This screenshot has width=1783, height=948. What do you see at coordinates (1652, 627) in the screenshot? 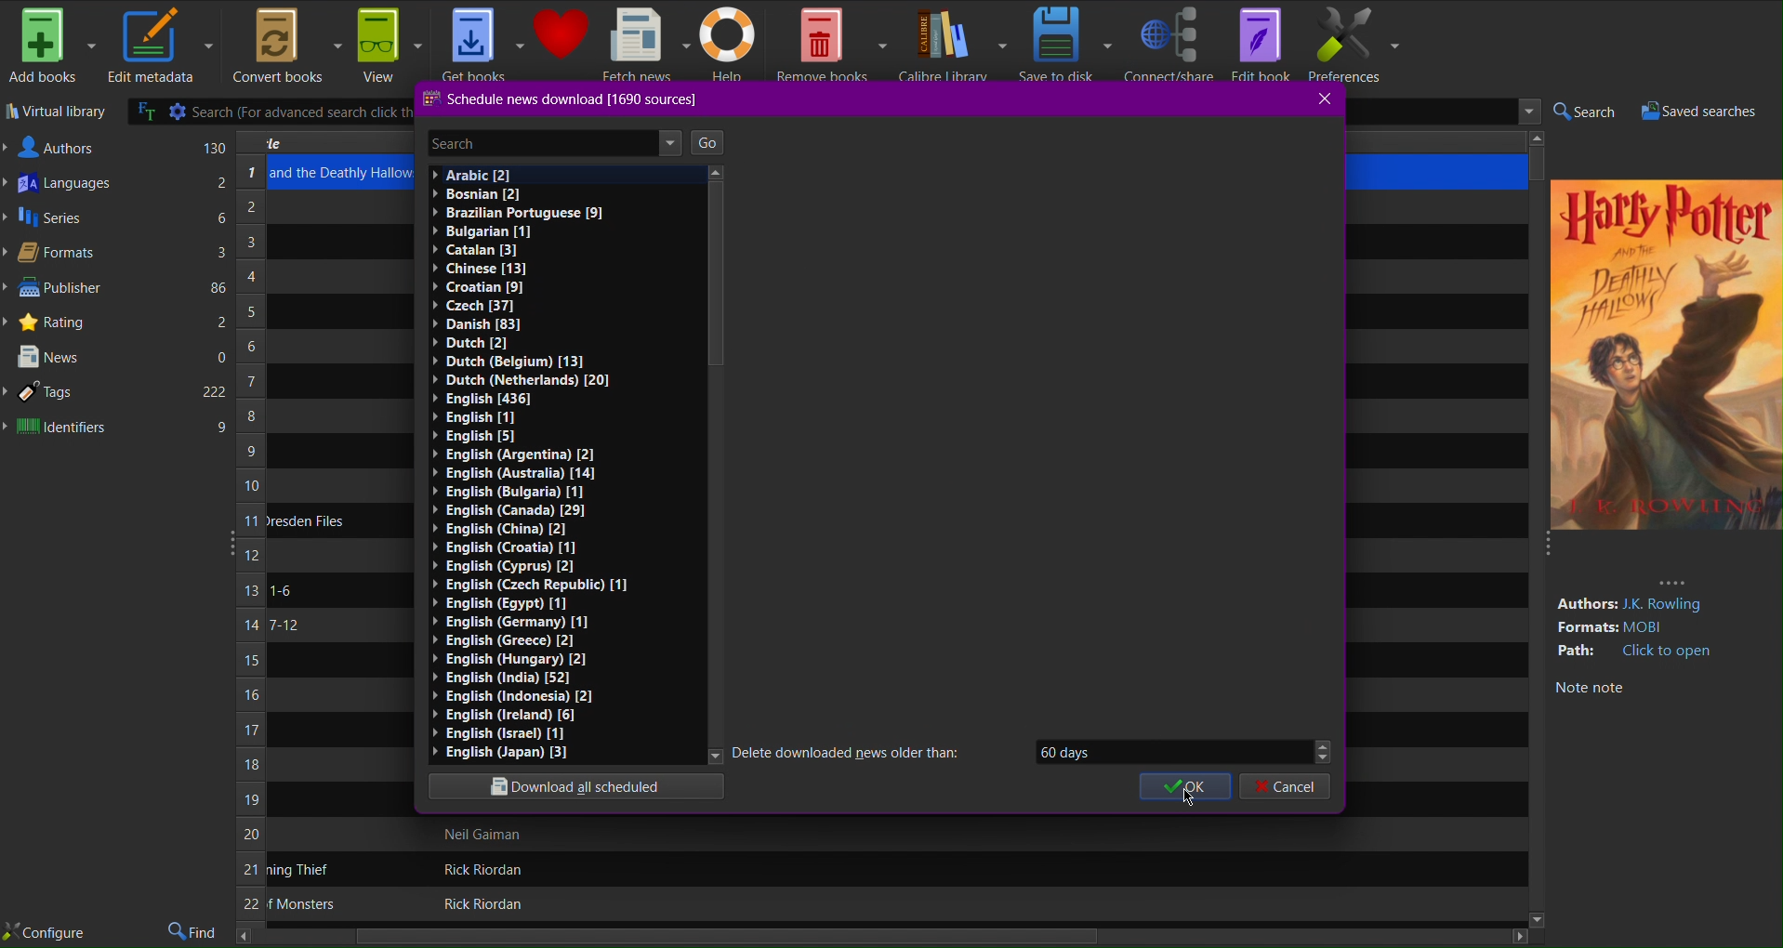
I see ` MOBI` at bounding box center [1652, 627].